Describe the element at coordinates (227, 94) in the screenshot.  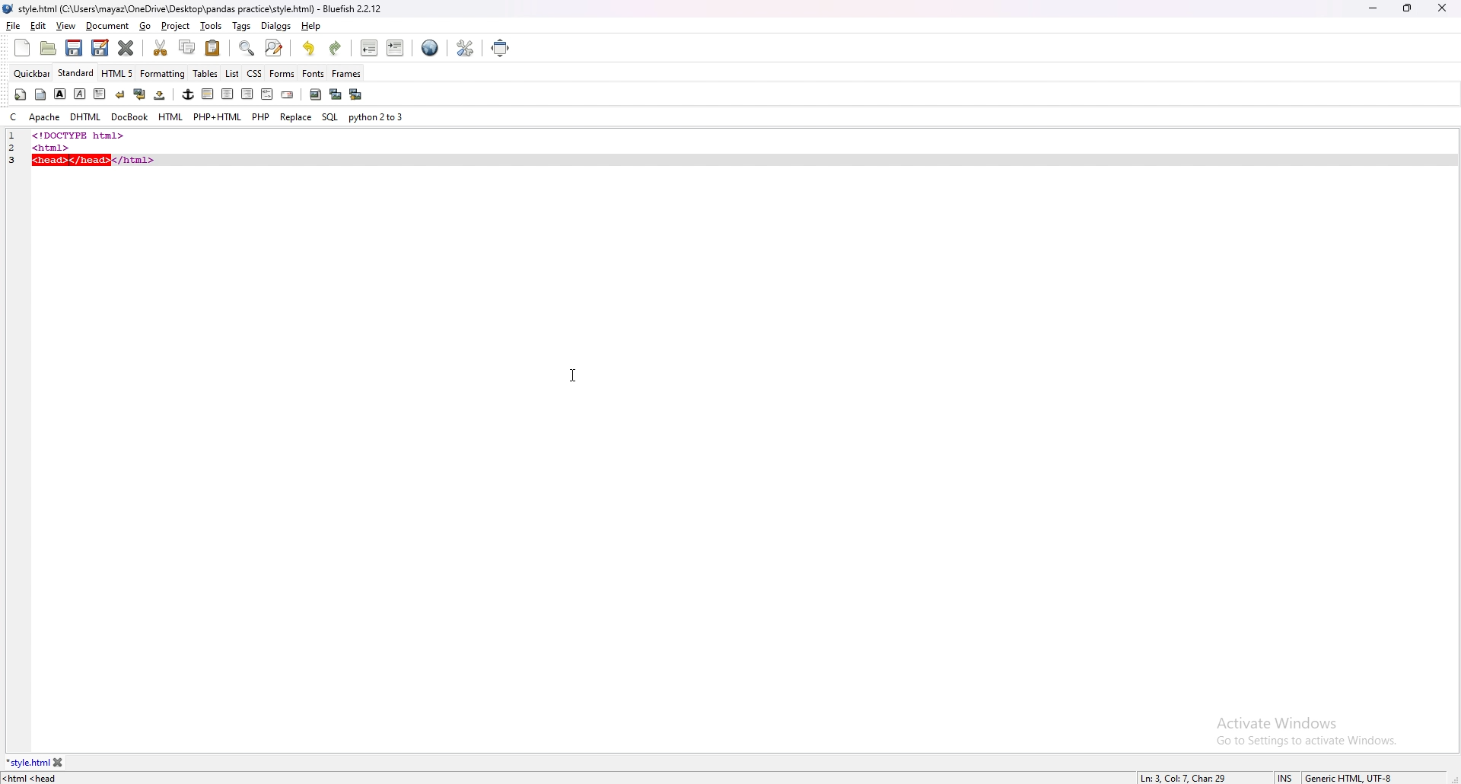
I see `center` at that location.